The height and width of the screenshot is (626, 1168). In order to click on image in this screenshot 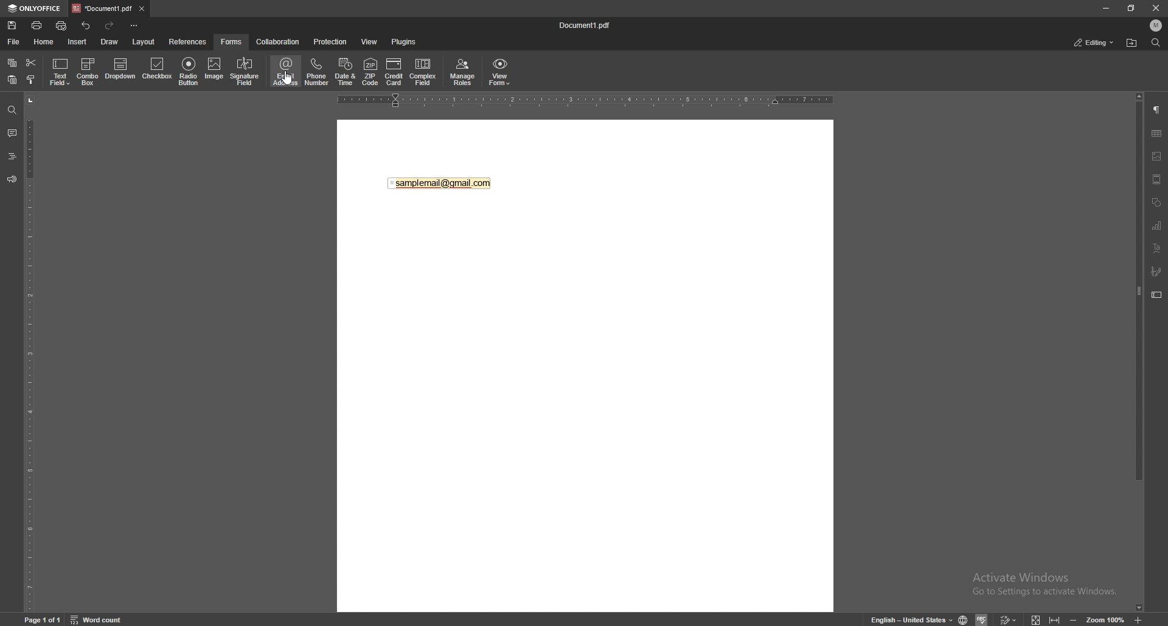, I will do `click(1157, 156)`.